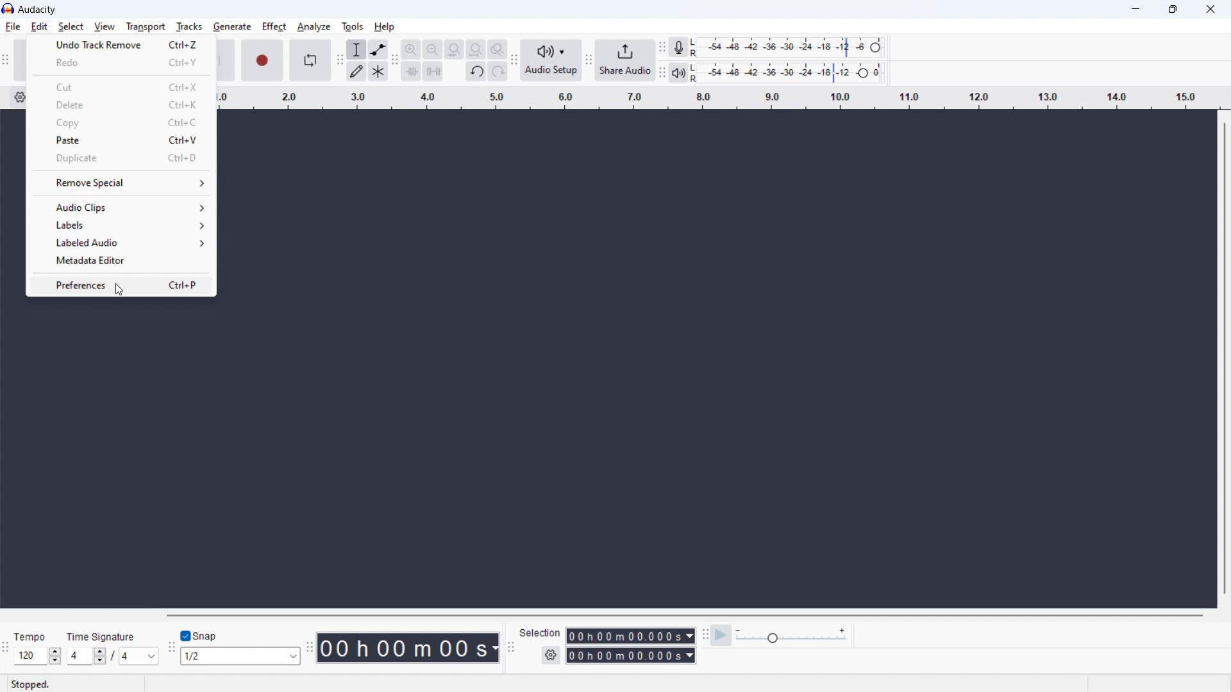 This screenshot has height=692, width=1231. I want to click on timeline settings, so click(19, 98).